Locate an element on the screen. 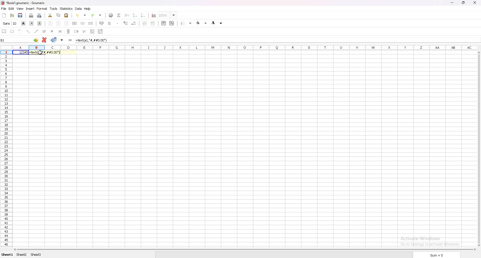 The image size is (481, 258). statistics is located at coordinates (66, 9).